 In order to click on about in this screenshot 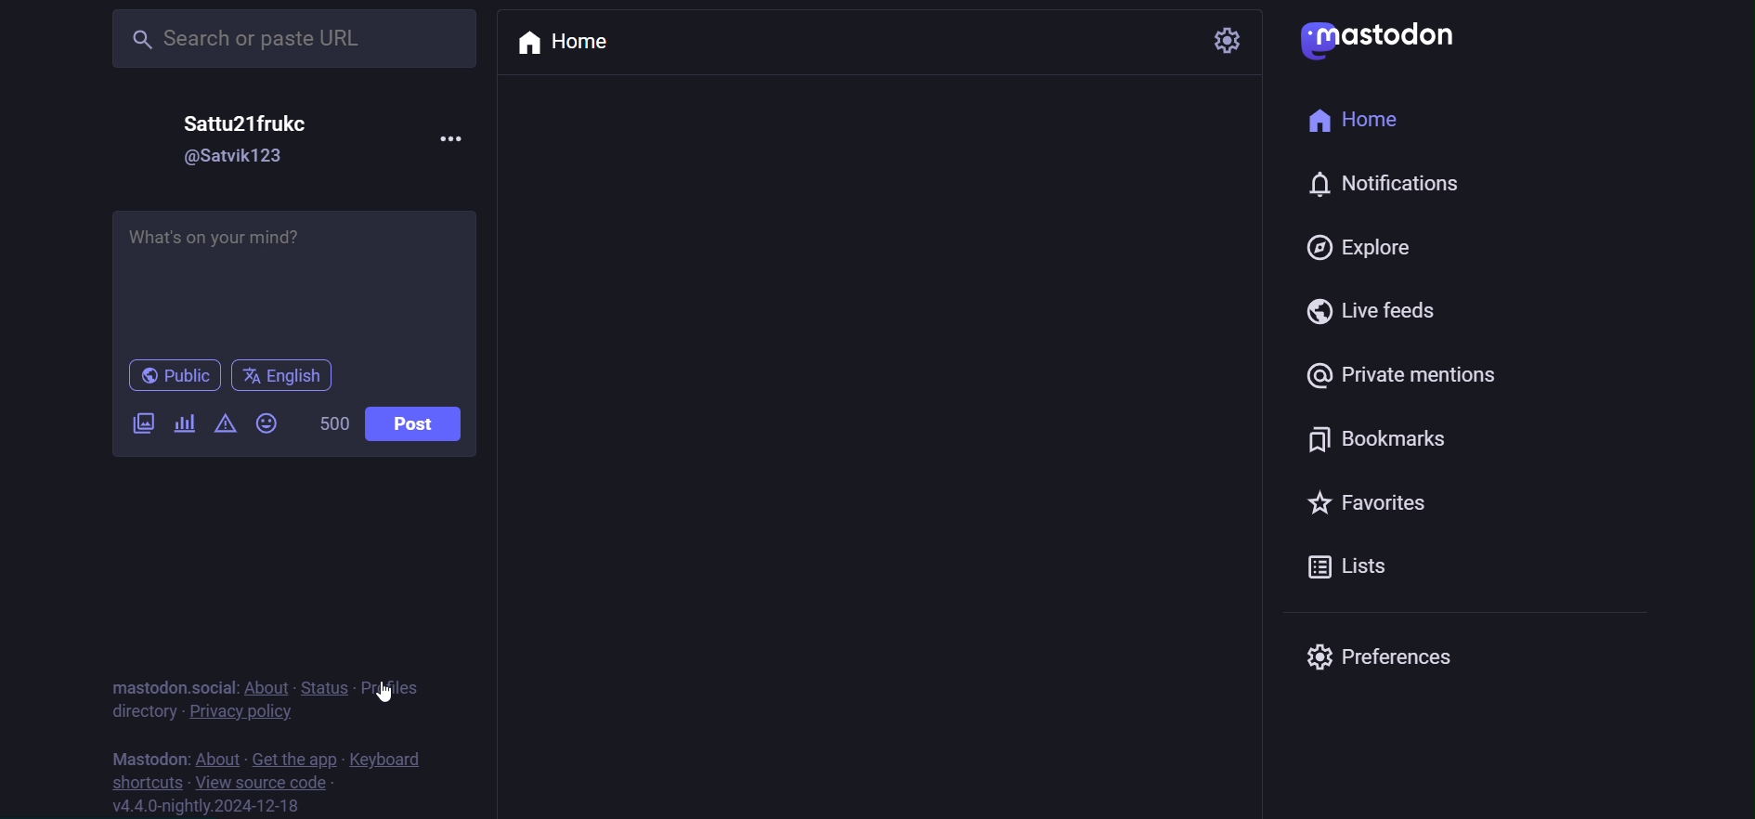, I will do `click(218, 754)`.